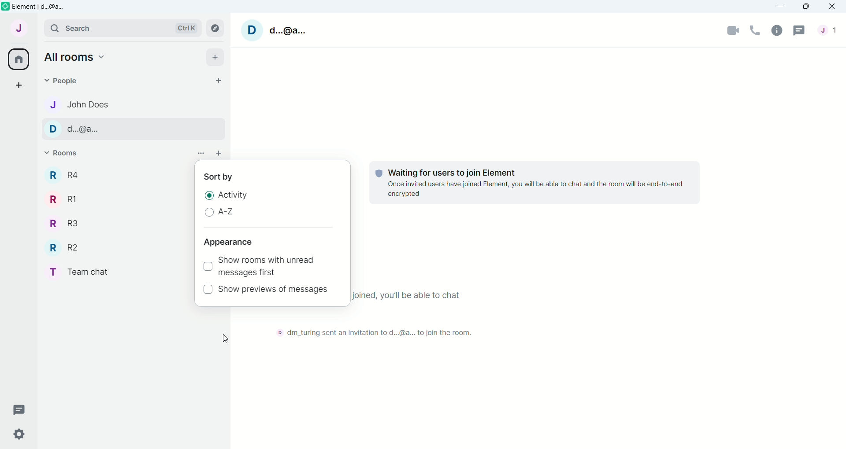  What do you see at coordinates (22, 85) in the screenshot?
I see `Create a space` at bounding box center [22, 85].